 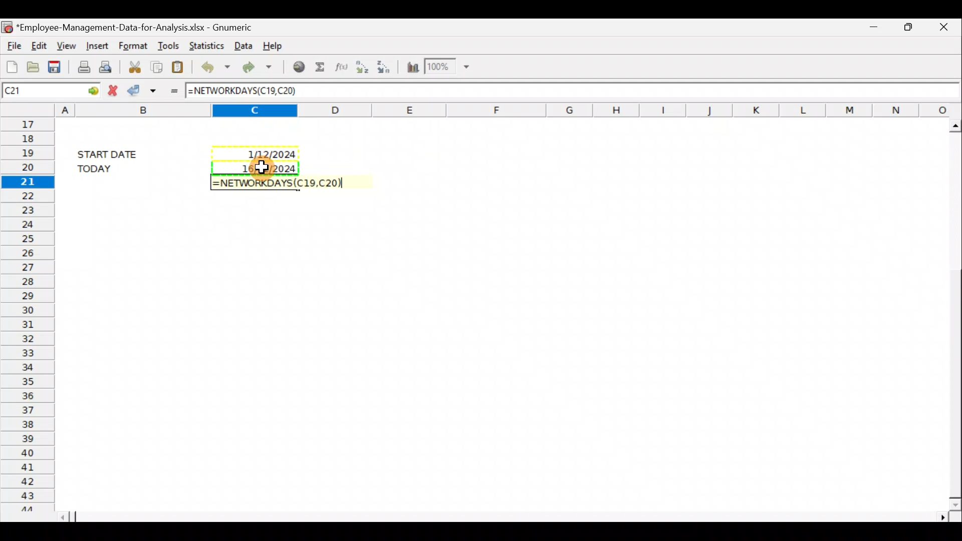 What do you see at coordinates (361, 68) in the screenshot?
I see `Sort in Ascending order` at bounding box center [361, 68].